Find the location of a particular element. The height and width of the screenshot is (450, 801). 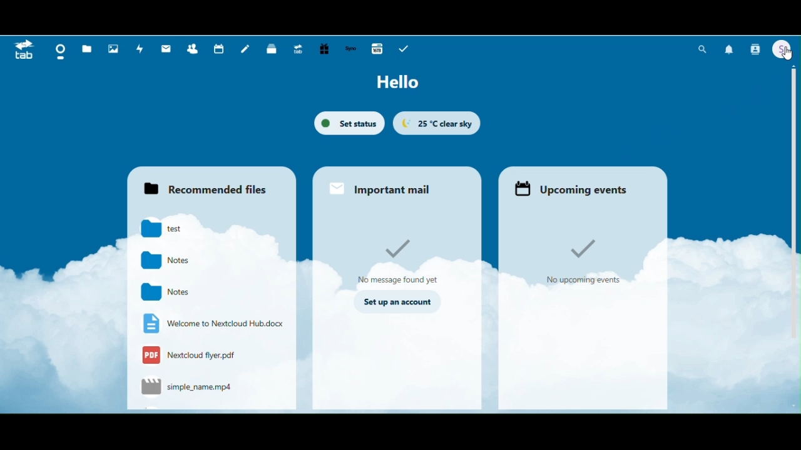

Nextcloud fiyer.pdf is located at coordinates (196, 356).